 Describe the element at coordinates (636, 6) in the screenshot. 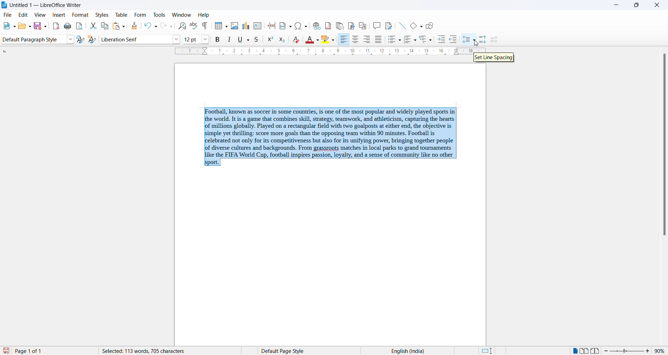

I see `maximize` at that location.